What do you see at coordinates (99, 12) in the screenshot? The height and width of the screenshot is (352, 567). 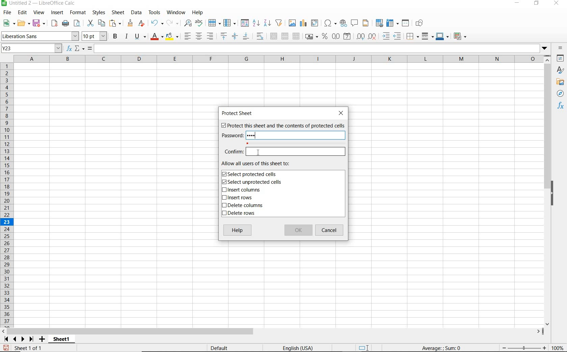 I see `STYLES` at bounding box center [99, 12].